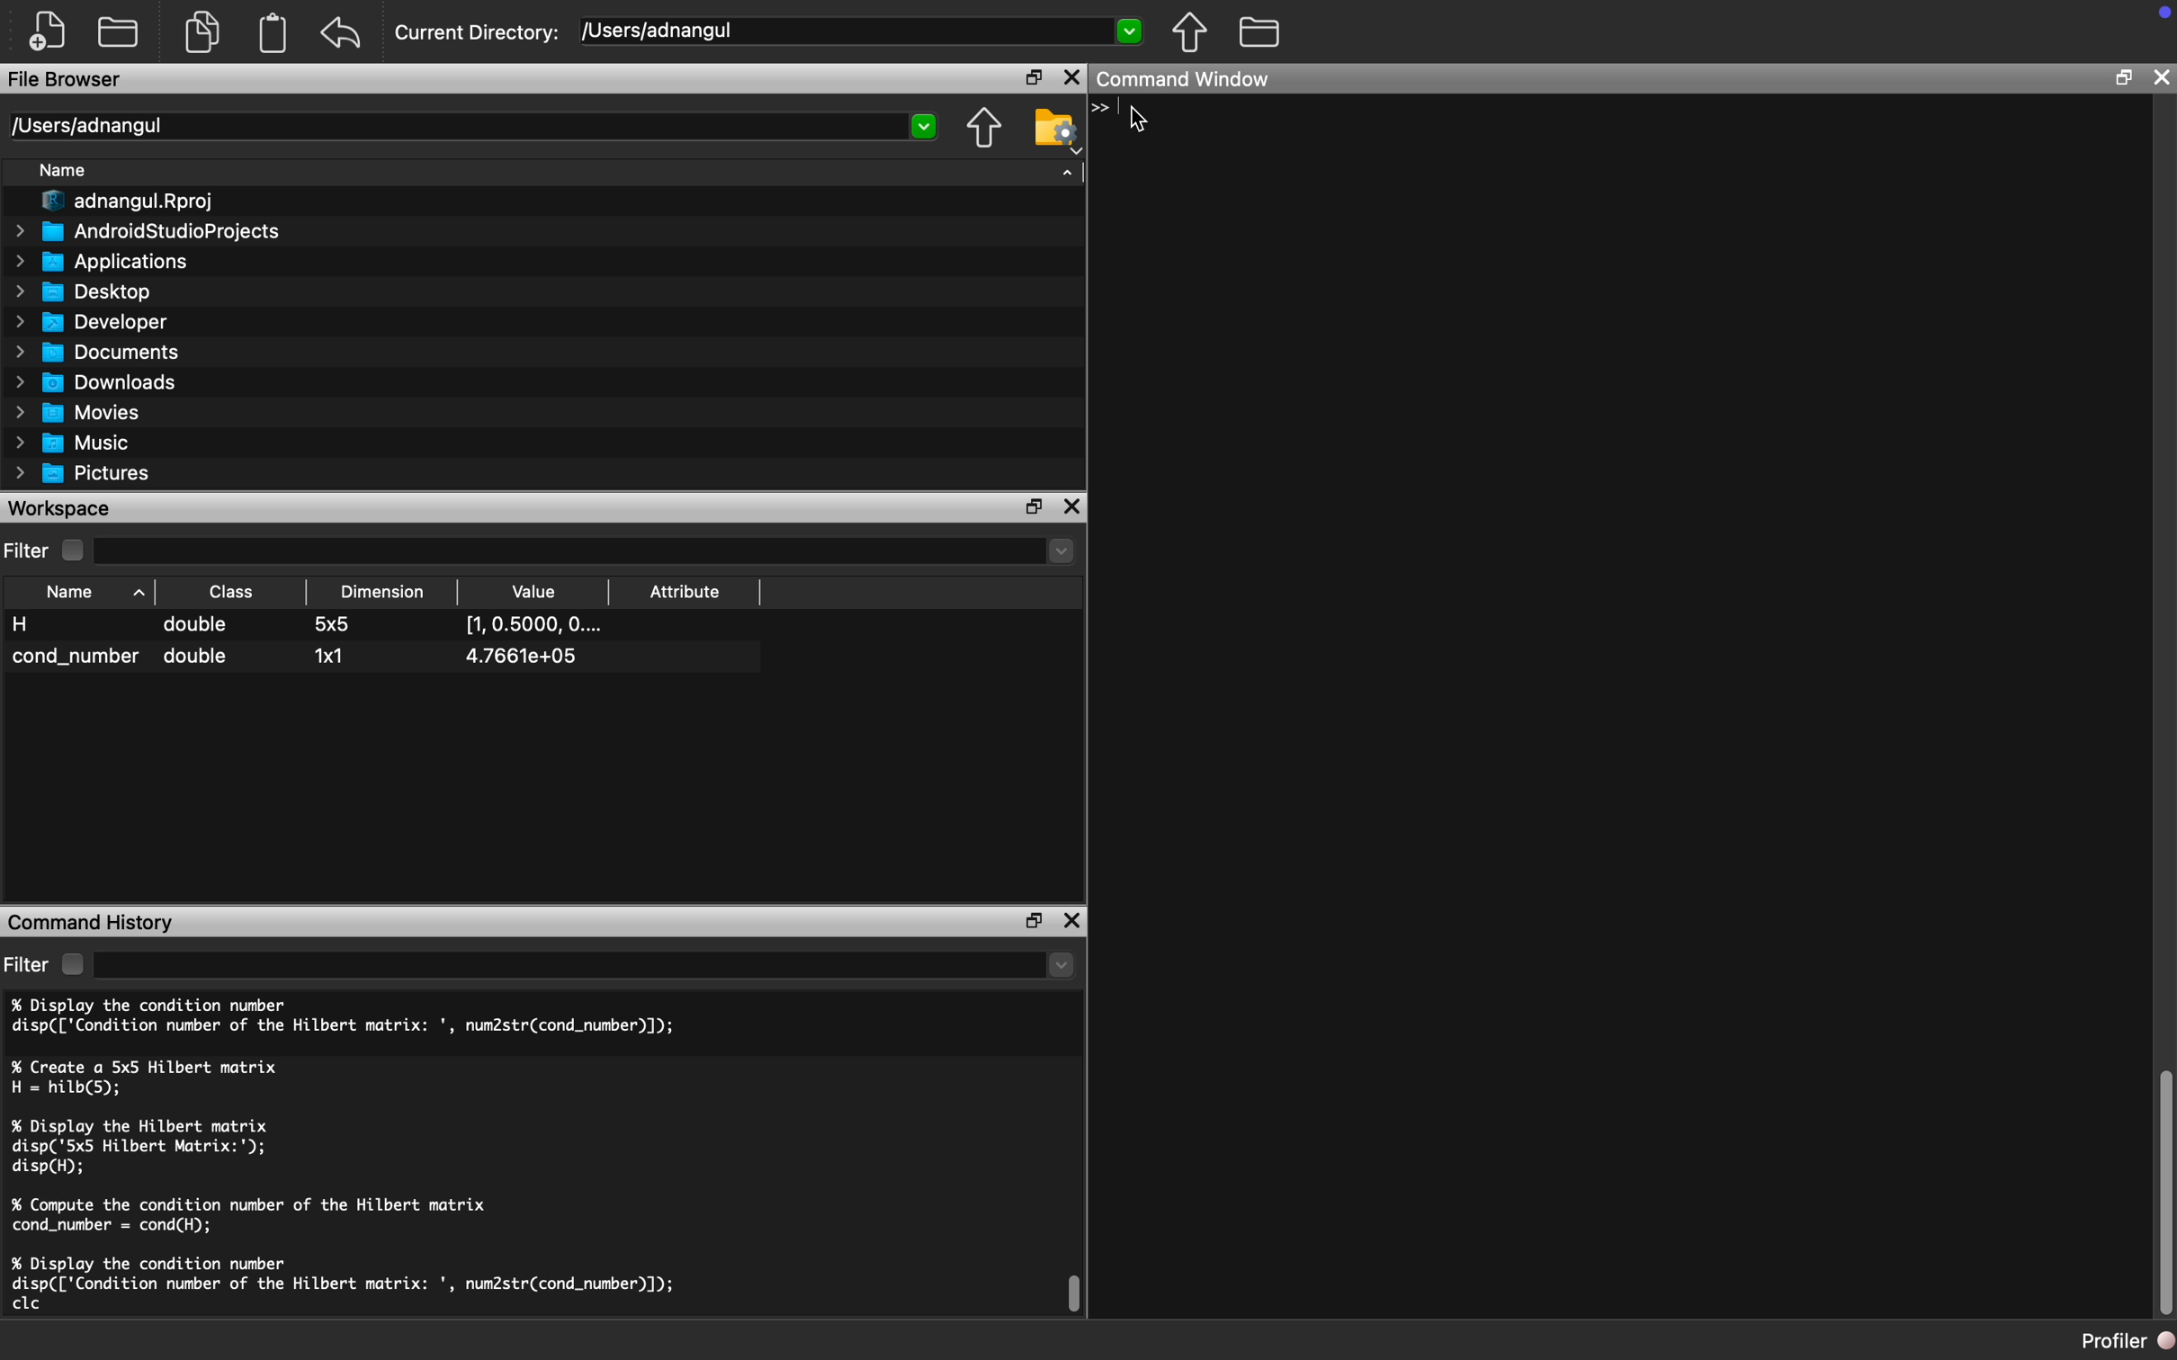 The width and height of the screenshot is (2177, 1360). Describe the element at coordinates (92, 922) in the screenshot. I see `Command History` at that location.